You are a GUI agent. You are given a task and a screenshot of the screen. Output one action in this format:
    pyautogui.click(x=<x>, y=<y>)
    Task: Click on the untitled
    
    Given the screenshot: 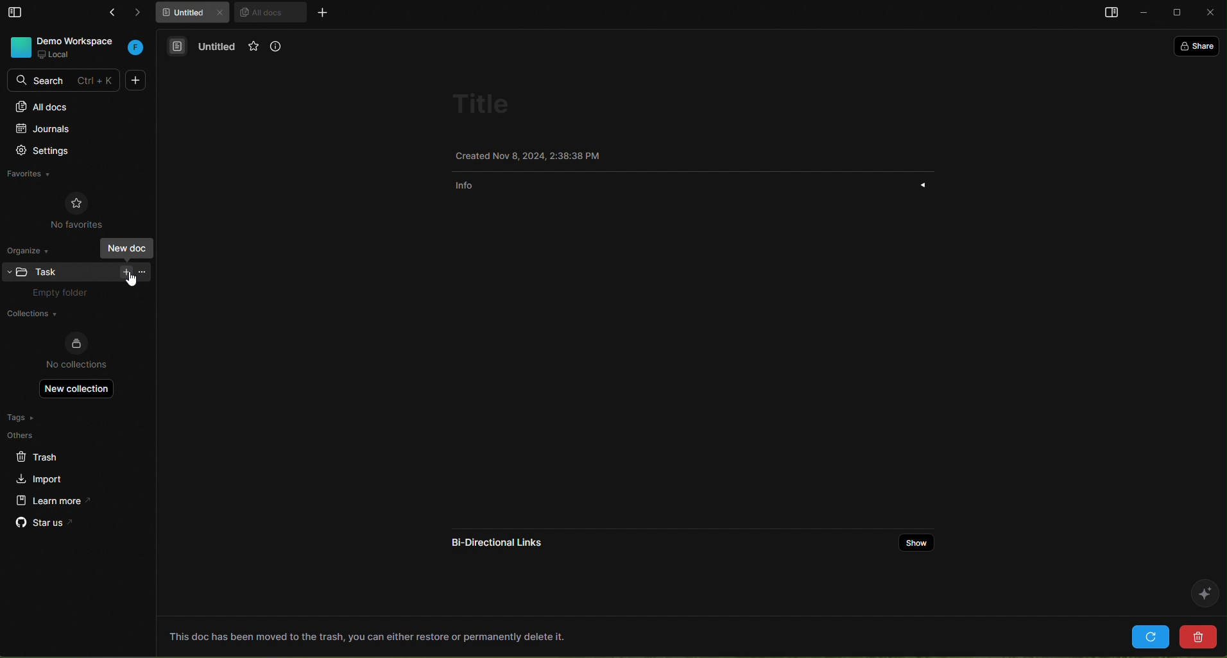 What is the action you would take?
    pyautogui.click(x=195, y=14)
    